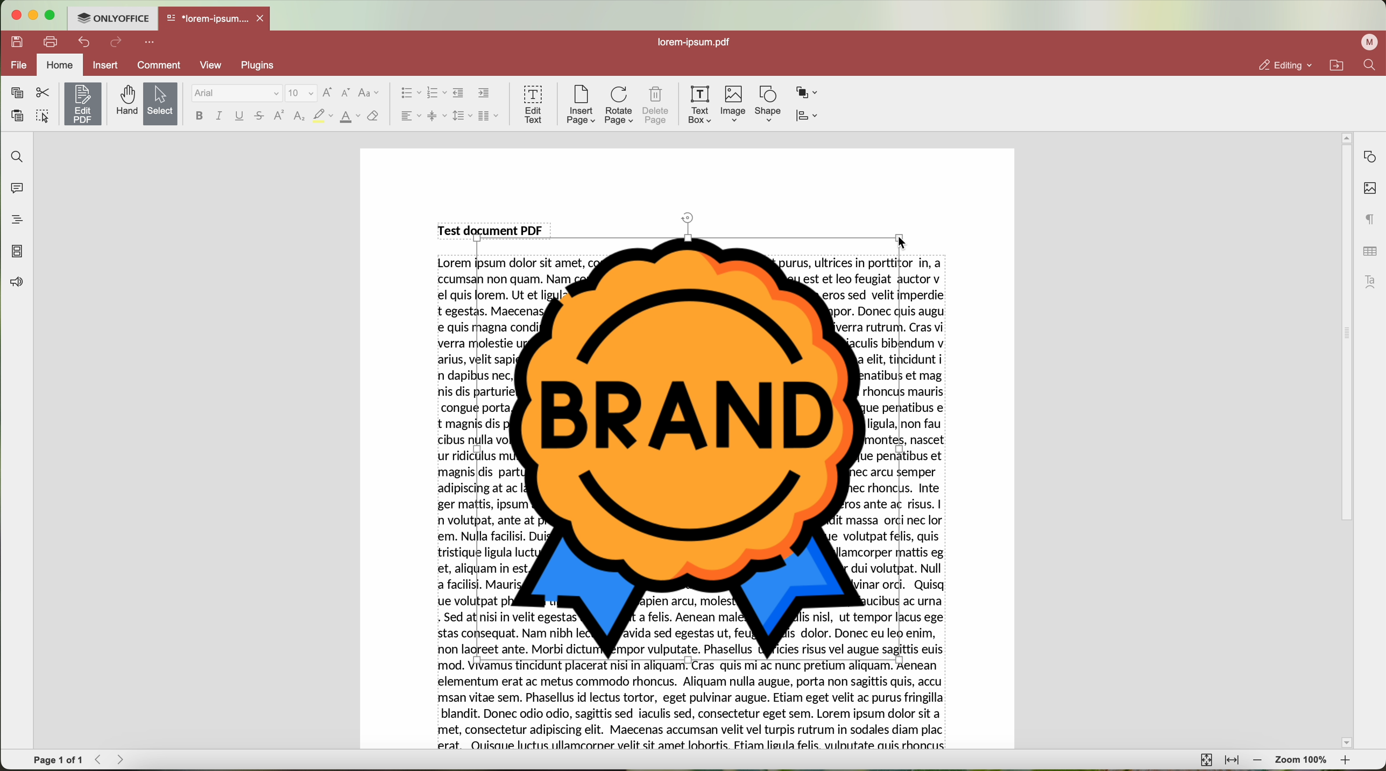  Describe the element at coordinates (300, 117) in the screenshot. I see `subscript` at that location.